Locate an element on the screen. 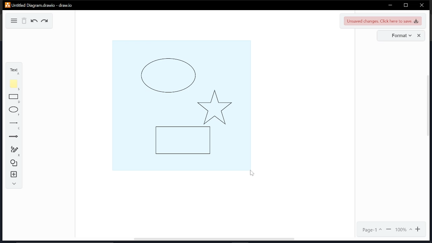 The height and width of the screenshot is (243, 432). Cursor is located at coordinates (249, 173).